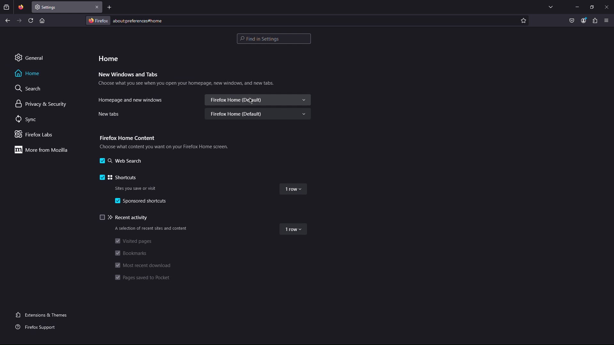 The height and width of the screenshot is (345, 614). What do you see at coordinates (28, 119) in the screenshot?
I see `Sync` at bounding box center [28, 119].